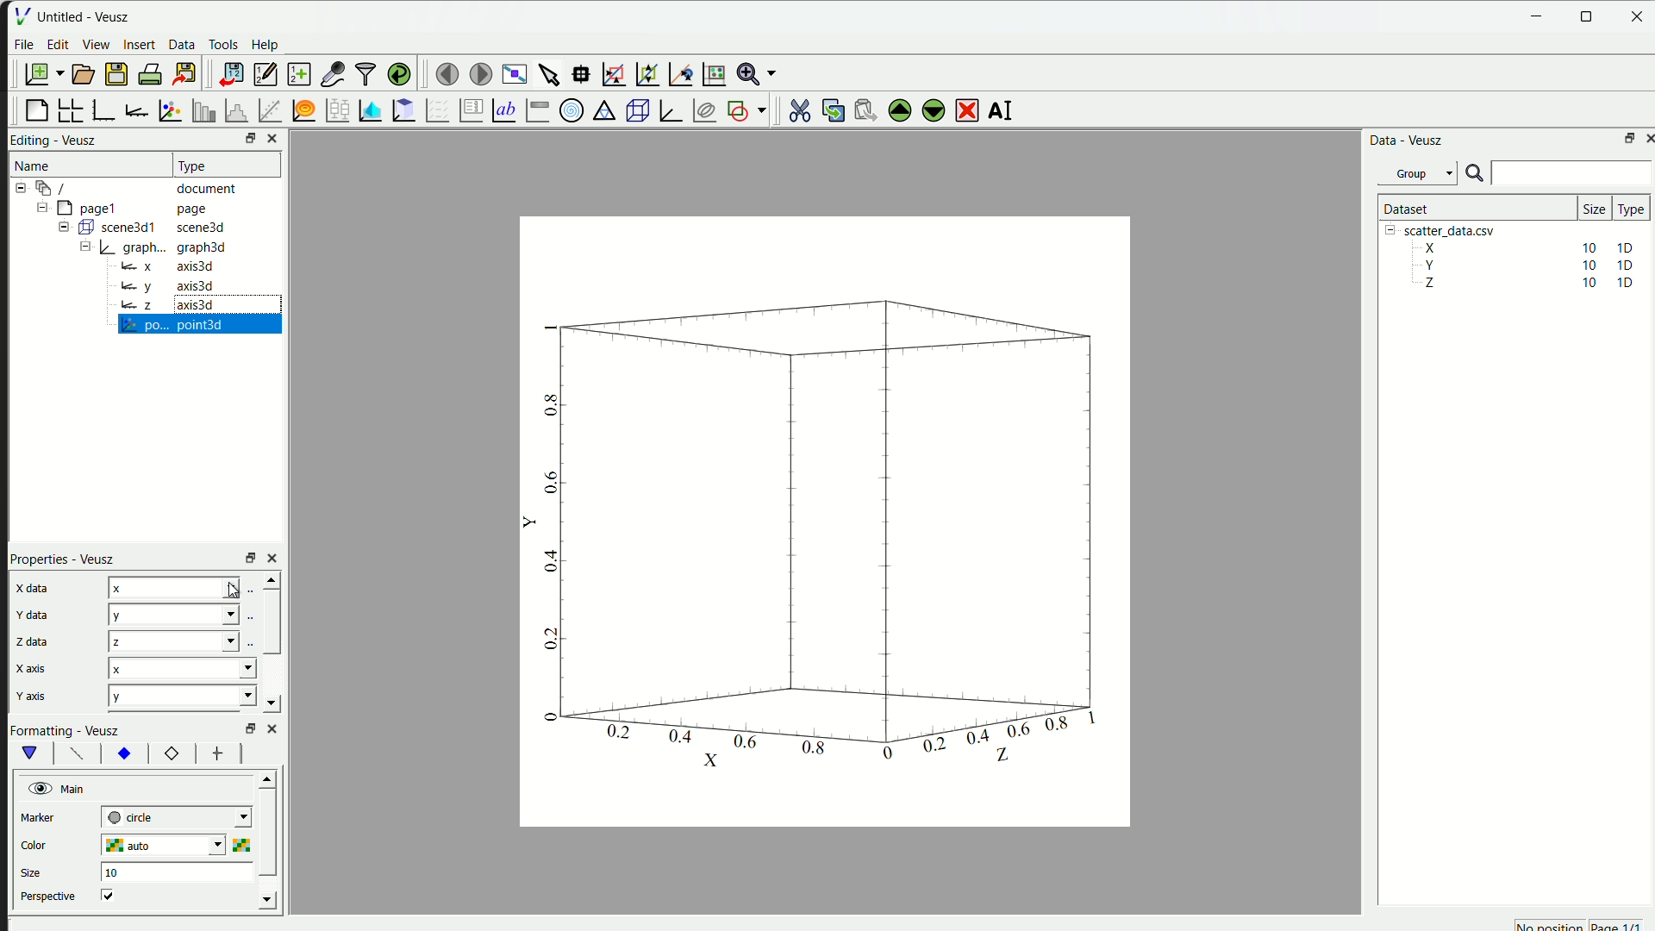  What do you see at coordinates (61, 787) in the screenshot?
I see `Main` at bounding box center [61, 787].